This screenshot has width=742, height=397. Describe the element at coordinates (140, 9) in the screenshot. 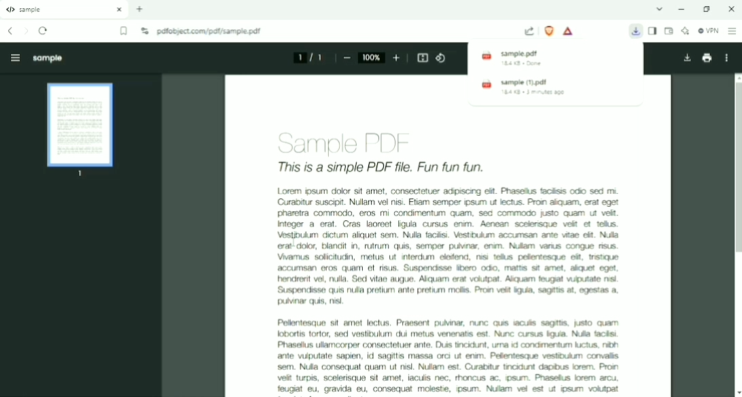

I see `New tab` at that location.